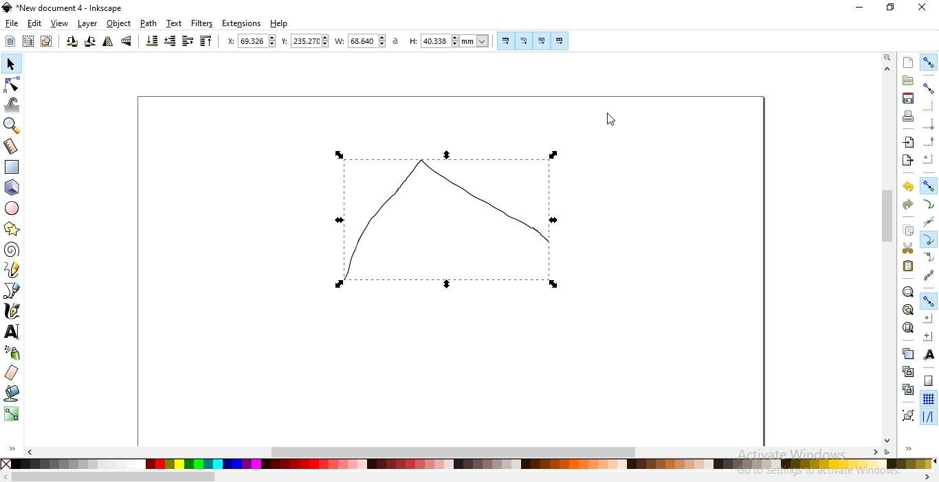  Describe the element at coordinates (12, 188) in the screenshot. I see `create 3d objects` at that location.